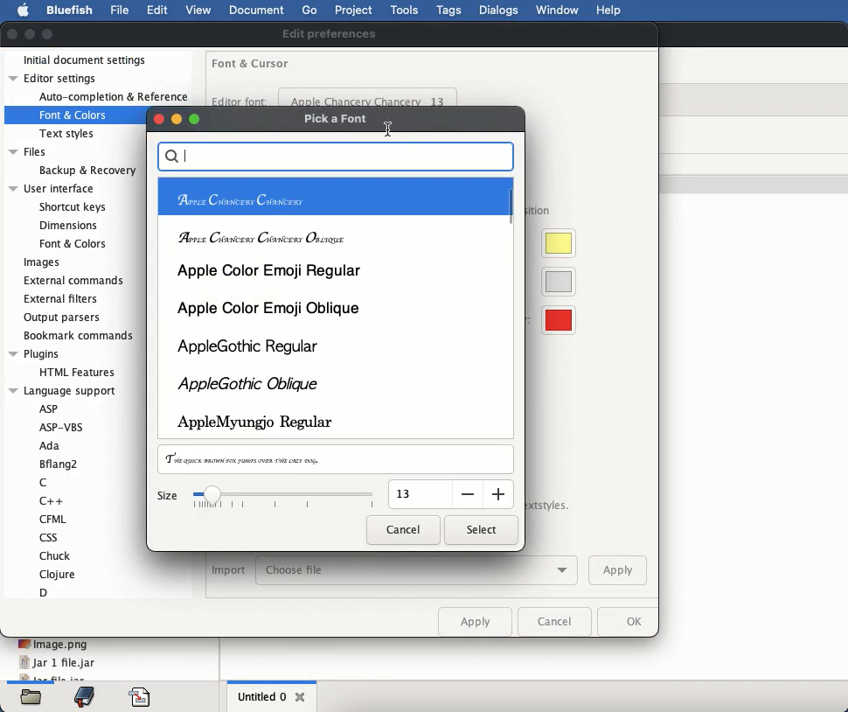 The image size is (848, 712). Describe the element at coordinates (66, 134) in the screenshot. I see `Text styles` at that location.